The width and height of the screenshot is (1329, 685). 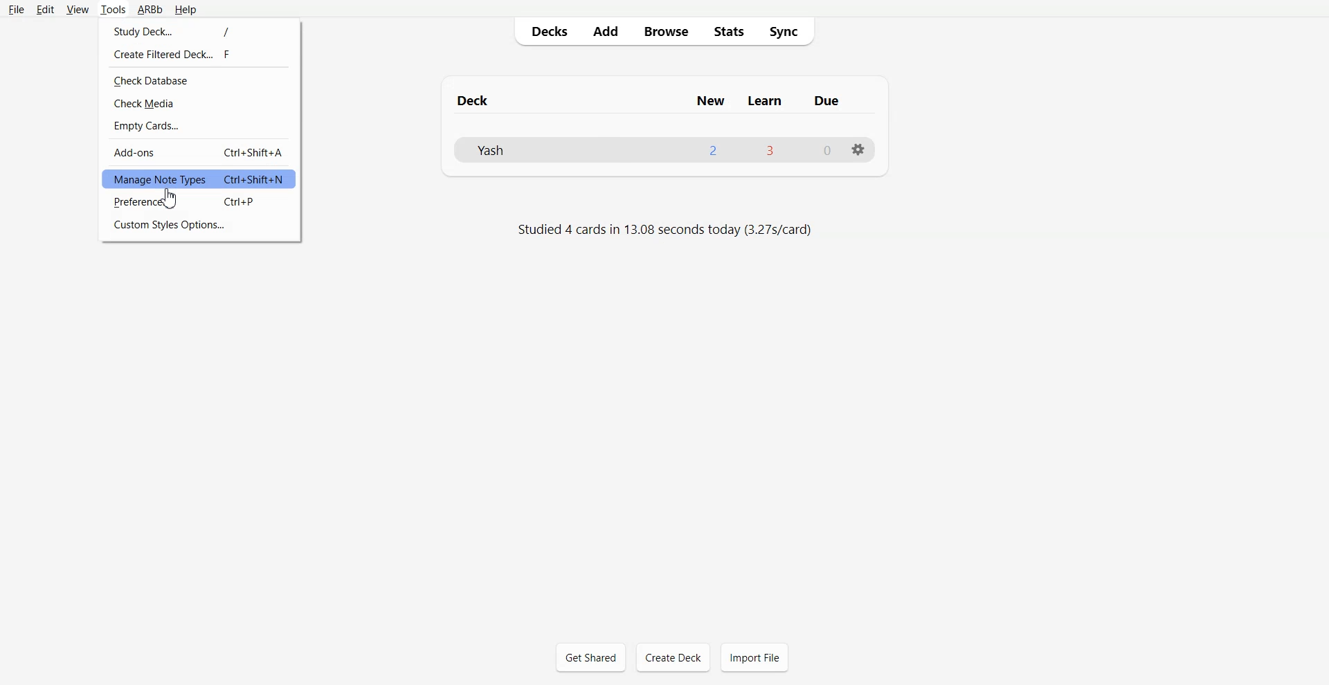 I want to click on Studied 4 cards in 13.08 seconds today (3.27s/card), so click(x=667, y=230).